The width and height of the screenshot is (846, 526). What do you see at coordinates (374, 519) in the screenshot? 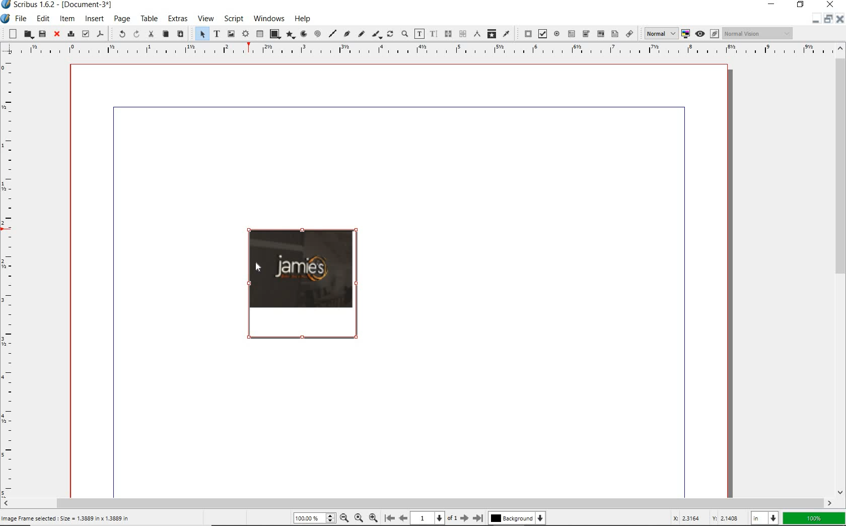
I see `zoom in` at bounding box center [374, 519].